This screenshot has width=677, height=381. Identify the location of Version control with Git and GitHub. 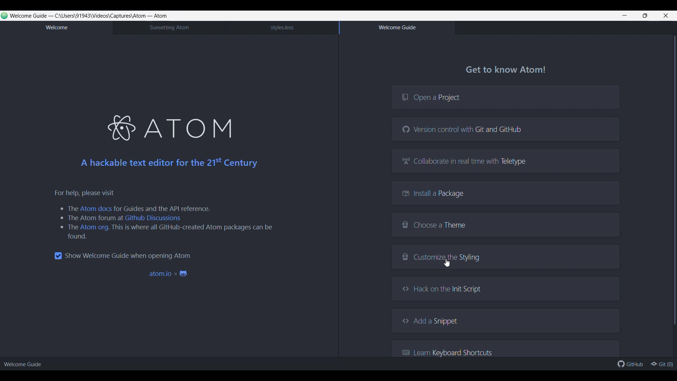
(505, 129).